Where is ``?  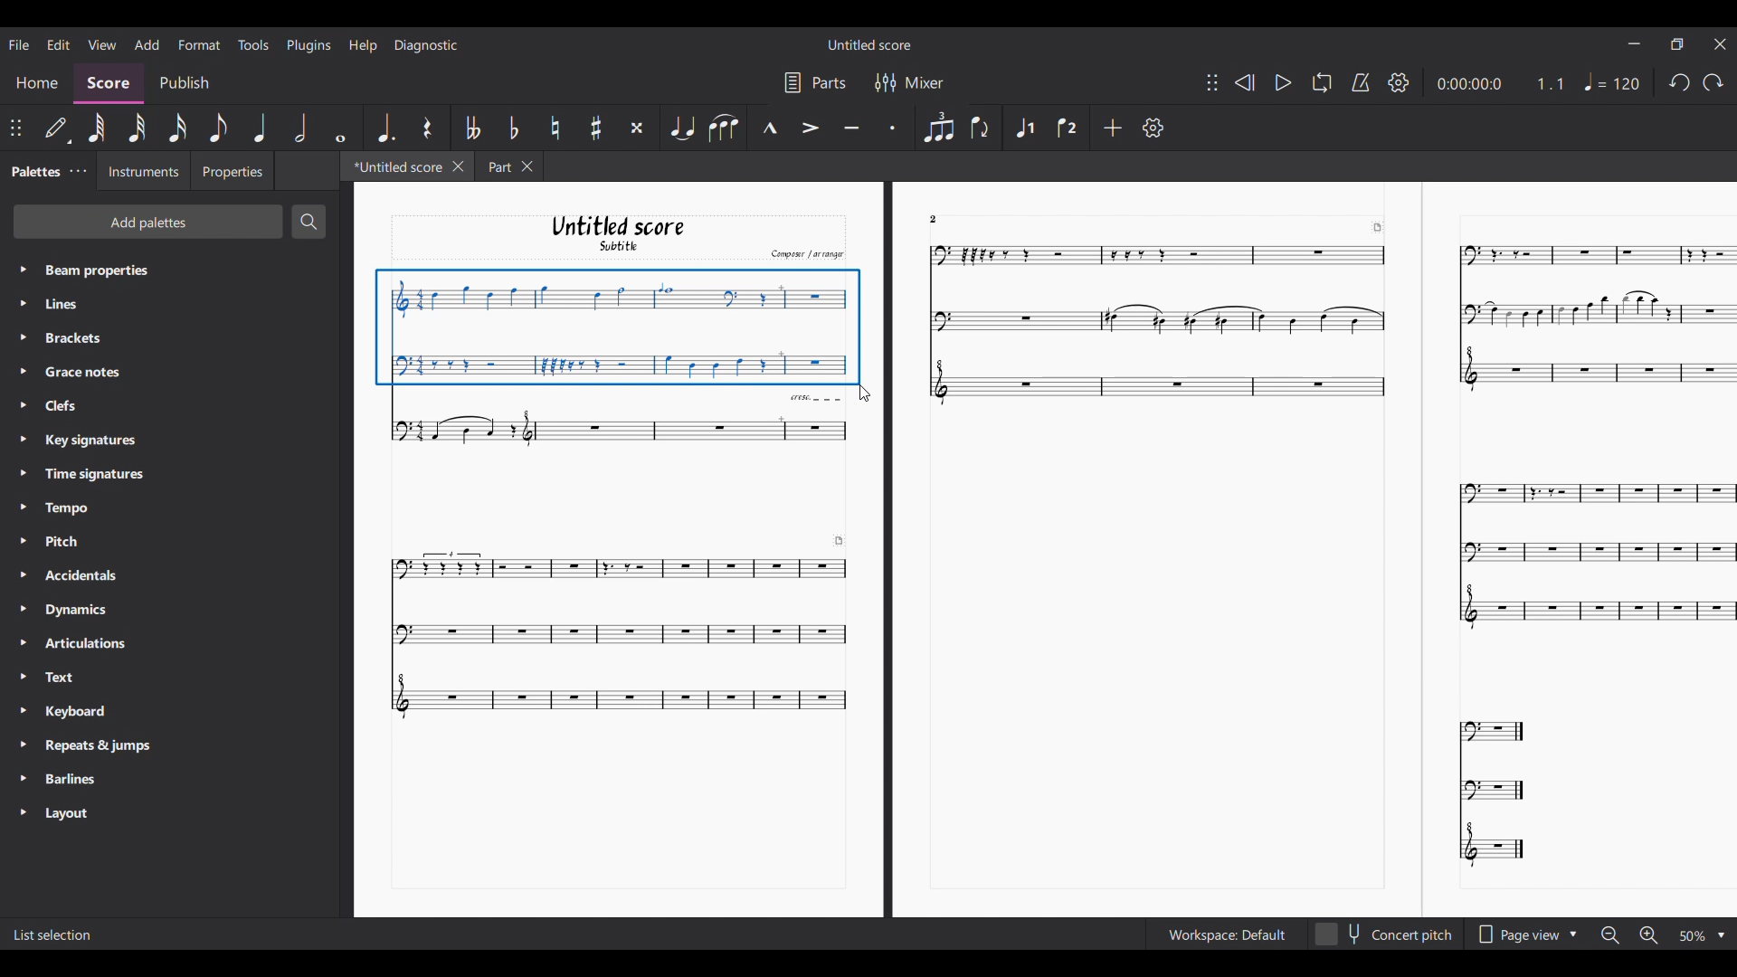
 is located at coordinates (792, 81).